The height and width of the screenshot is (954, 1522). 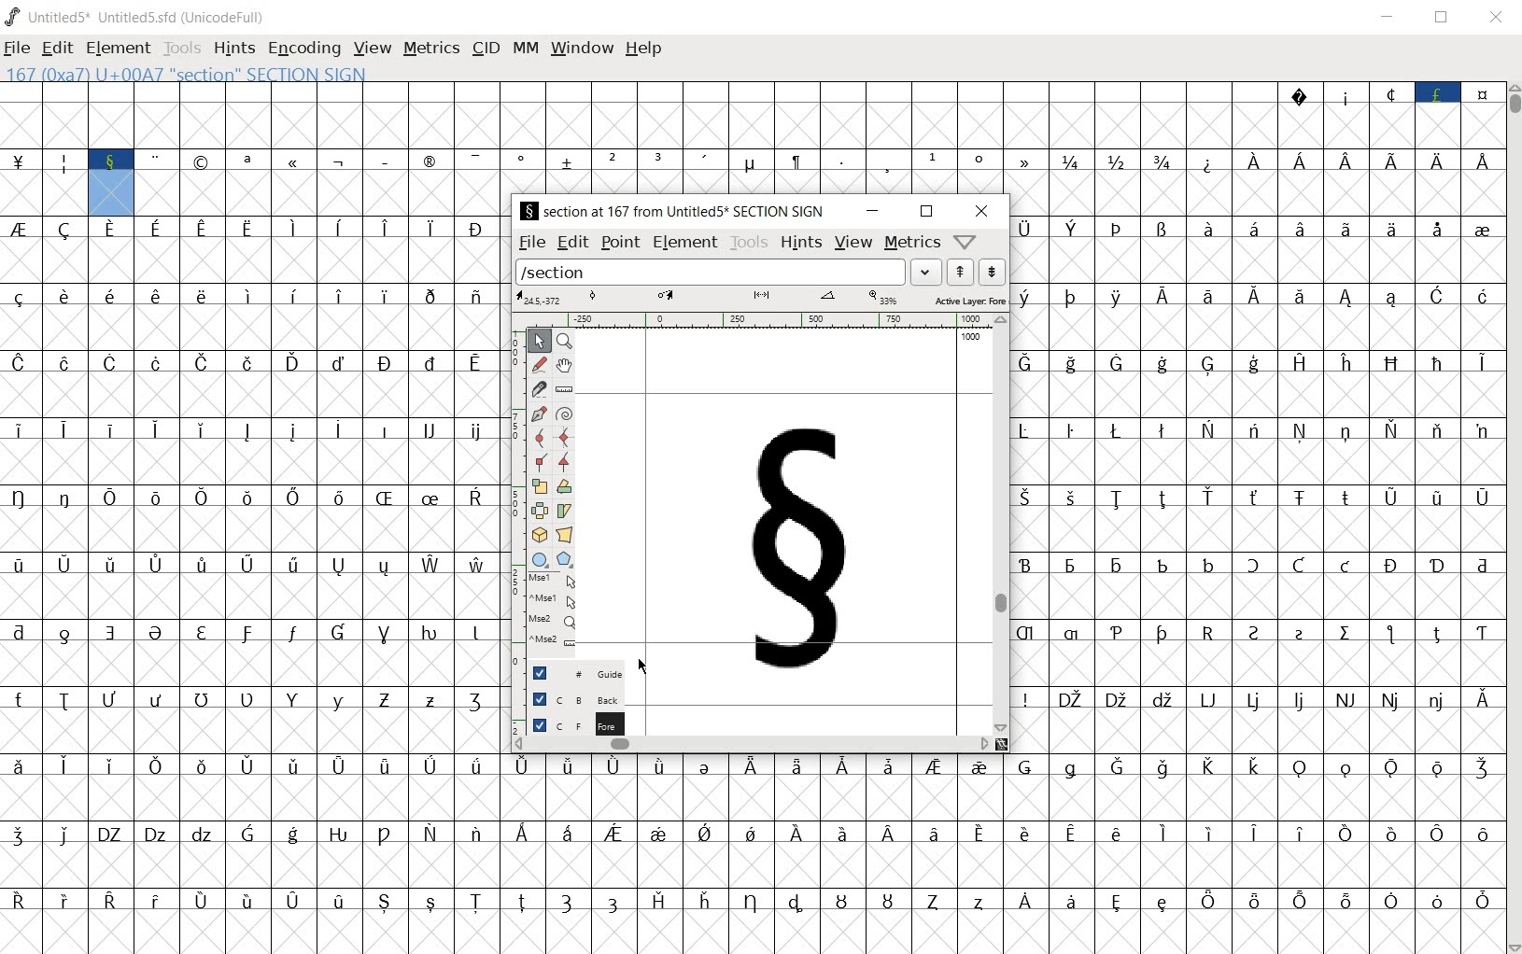 I want to click on perform a perspective transformation on the selection, so click(x=565, y=533).